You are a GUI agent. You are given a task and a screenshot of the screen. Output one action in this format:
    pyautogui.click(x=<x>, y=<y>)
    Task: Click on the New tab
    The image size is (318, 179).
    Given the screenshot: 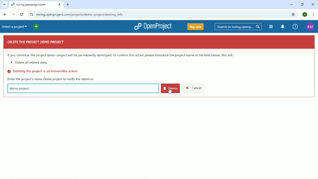 What is the action you would take?
    pyautogui.click(x=68, y=5)
    